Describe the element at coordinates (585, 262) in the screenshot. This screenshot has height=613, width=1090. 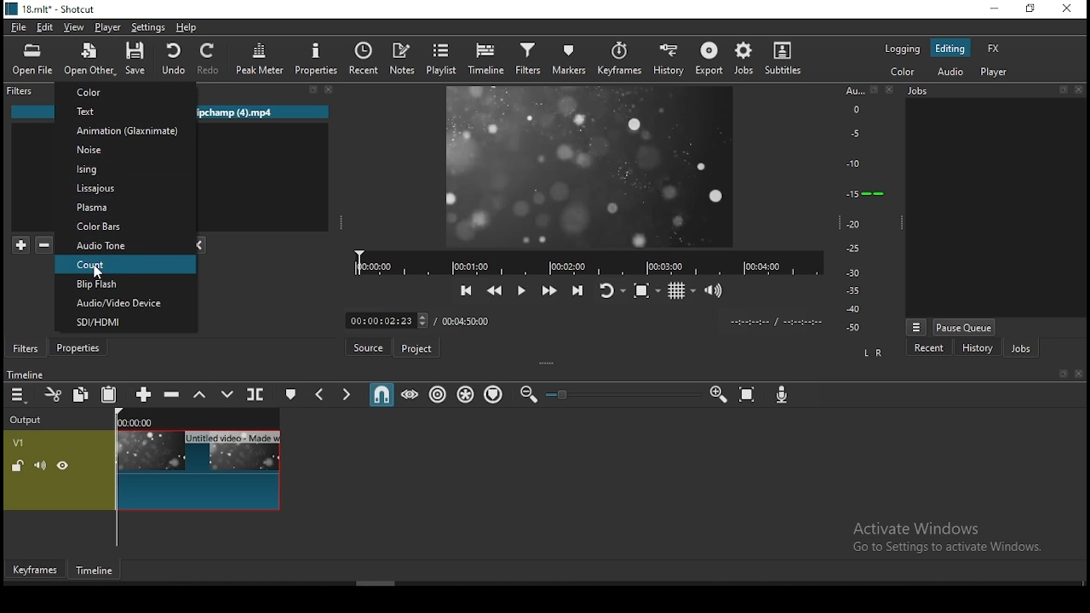
I see `video progress bar` at that location.